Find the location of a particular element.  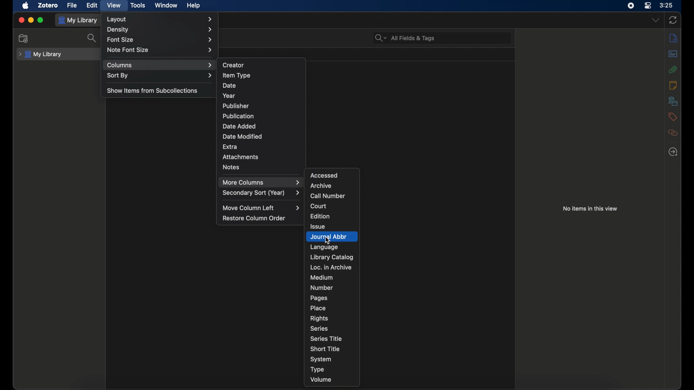

series is located at coordinates (319, 328).